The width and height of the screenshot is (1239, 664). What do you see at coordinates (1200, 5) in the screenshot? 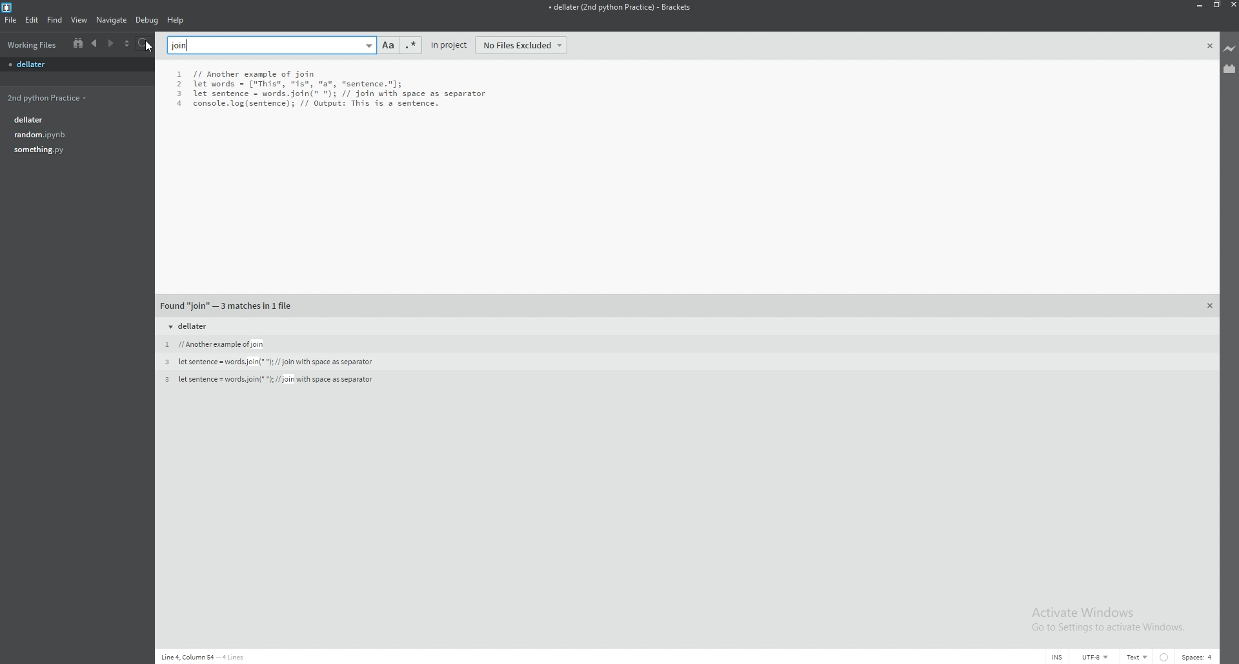
I see `minimize` at bounding box center [1200, 5].